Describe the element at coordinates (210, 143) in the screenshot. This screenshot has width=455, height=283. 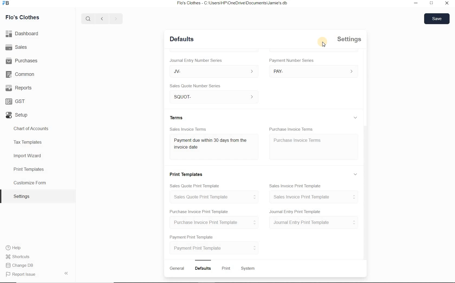
I see `Payment due within 30days from the invoice day.` at that location.